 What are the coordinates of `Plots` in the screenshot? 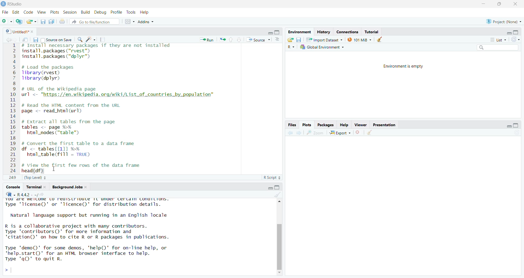 It's located at (306, 125).